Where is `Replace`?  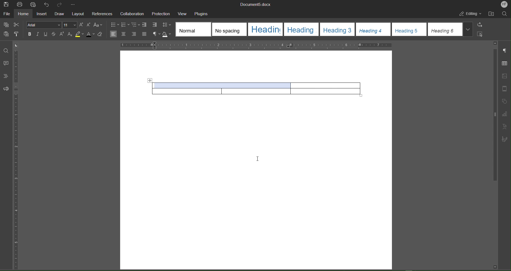
Replace is located at coordinates (481, 25).